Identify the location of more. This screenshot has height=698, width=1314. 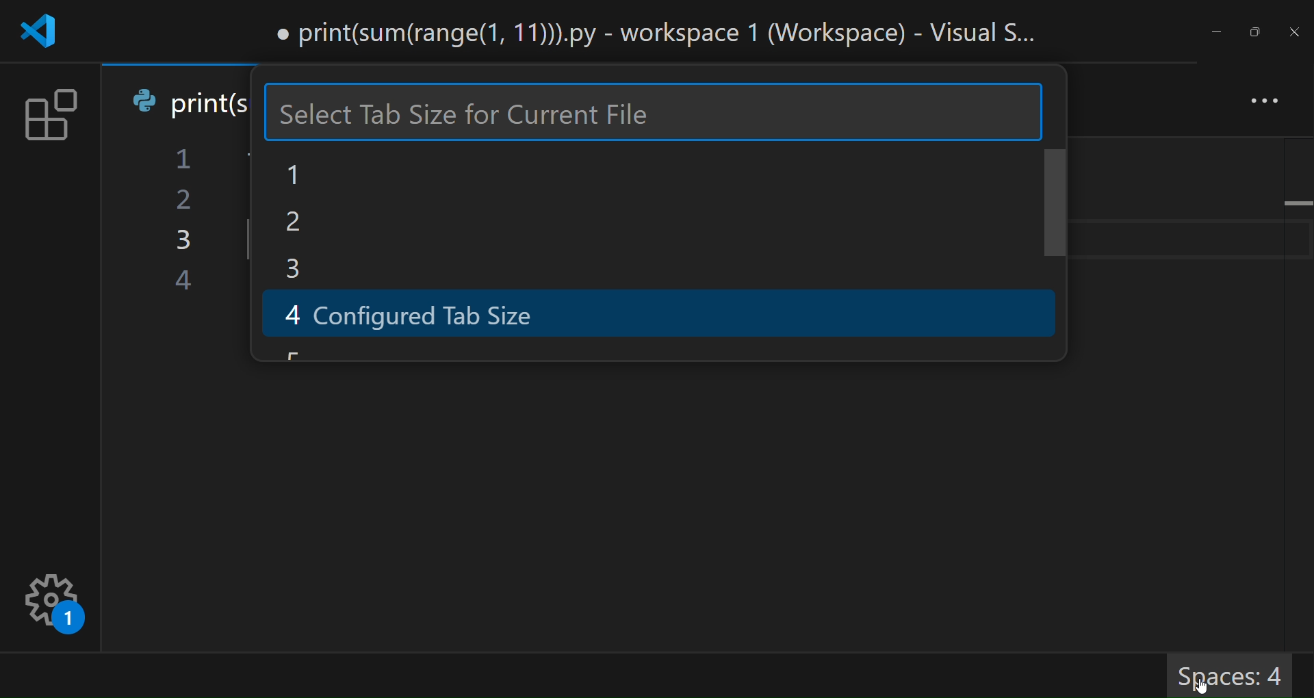
(1261, 104).